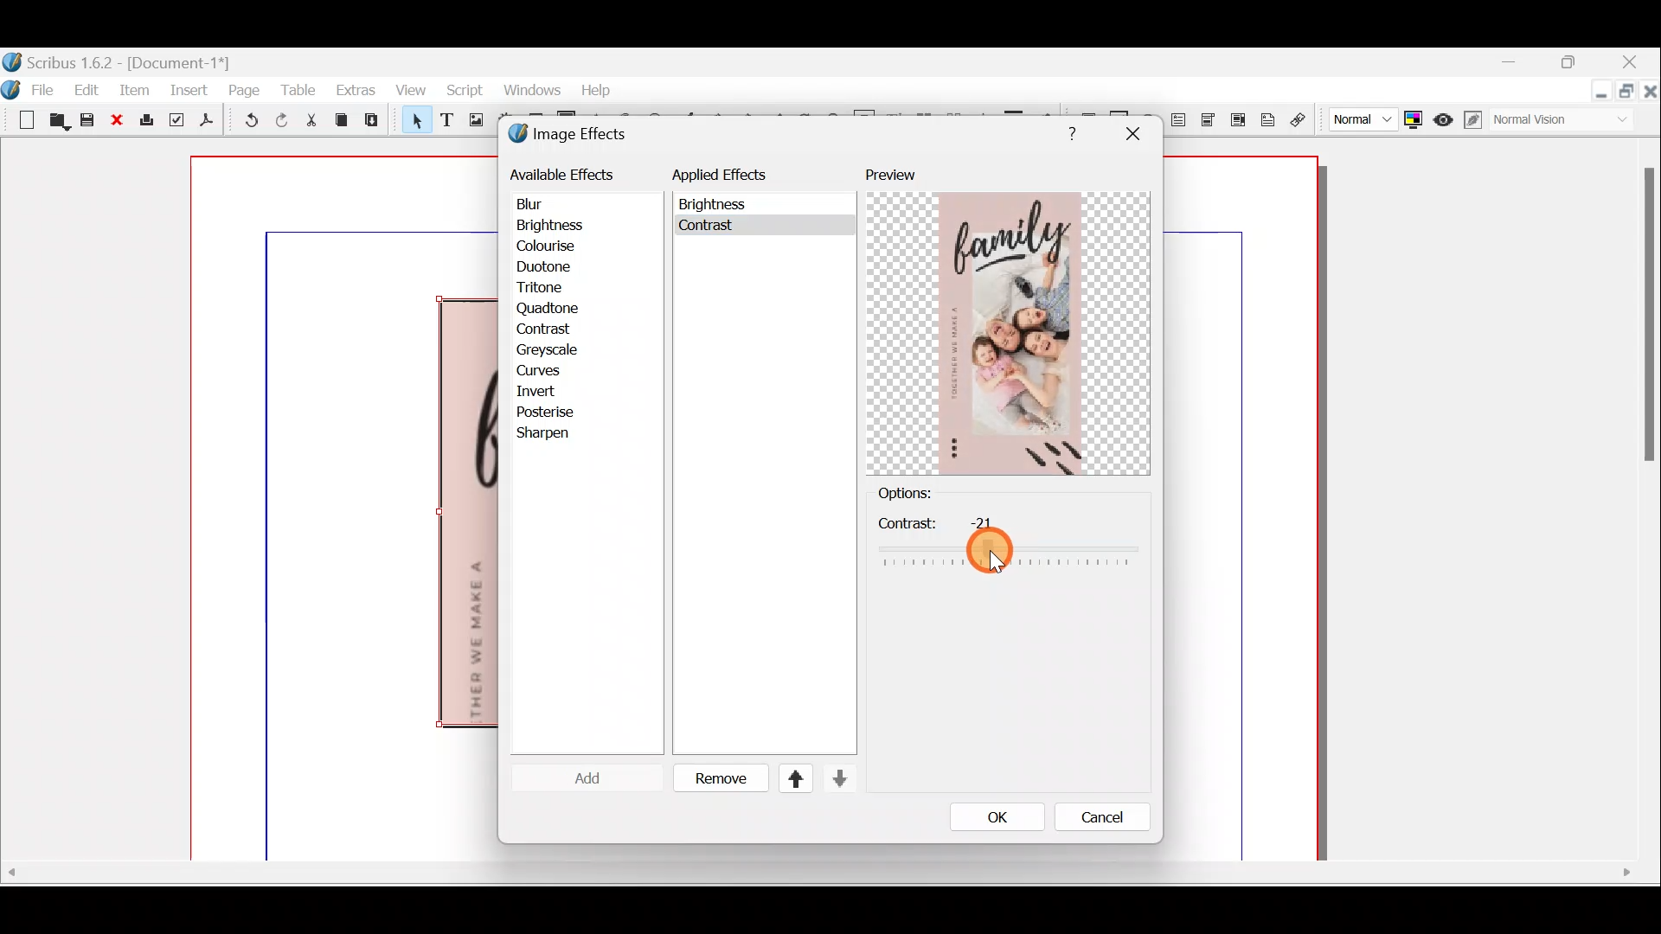 This screenshot has width=1661, height=934. I want to click on Blur, so click(547, 205).